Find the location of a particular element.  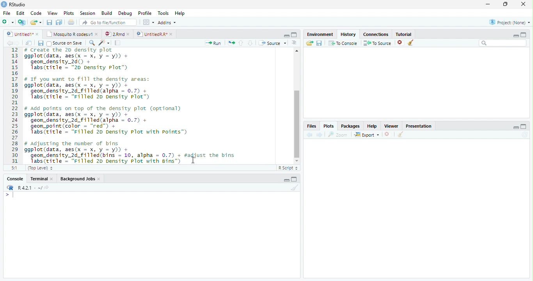

Terminal is located at coordinates (39, 179).